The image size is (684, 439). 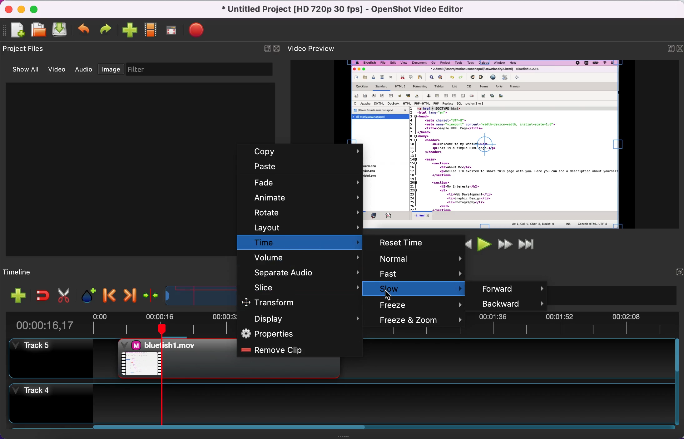 What do you see at coordinates (108, 29) in the screenshot?
I see `redo` at bounding box center [108, 29].